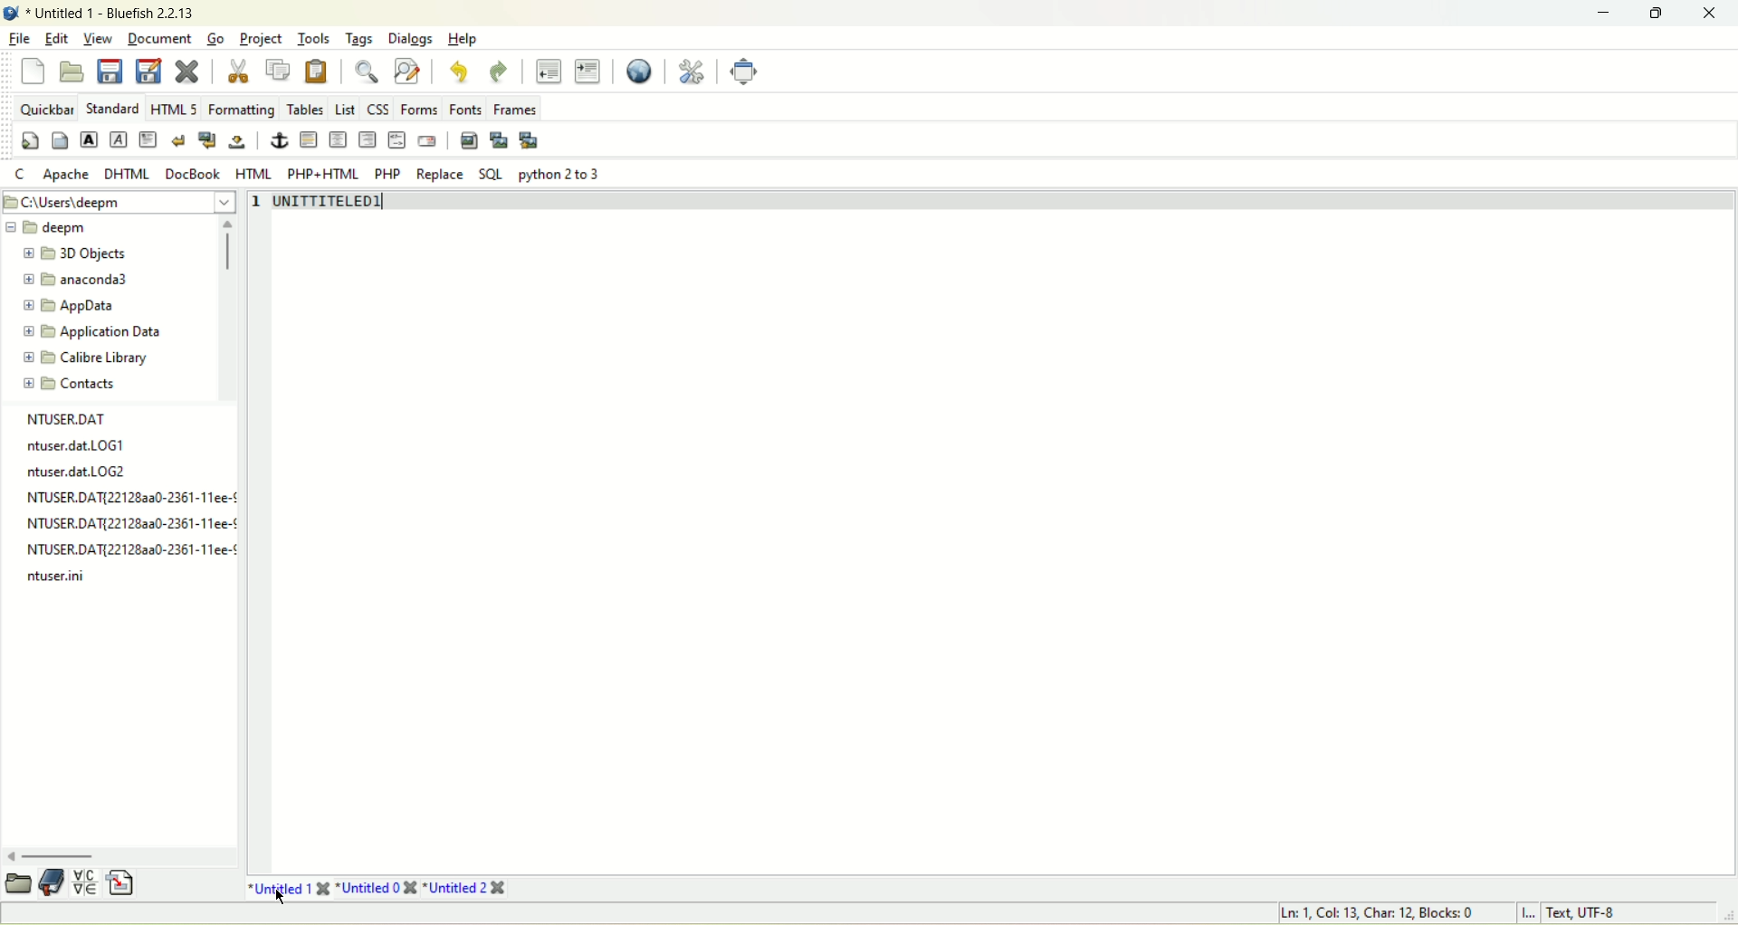 The height and width of the screenshot is (925, 1738). I want to click on PHP, so click(386, 173).